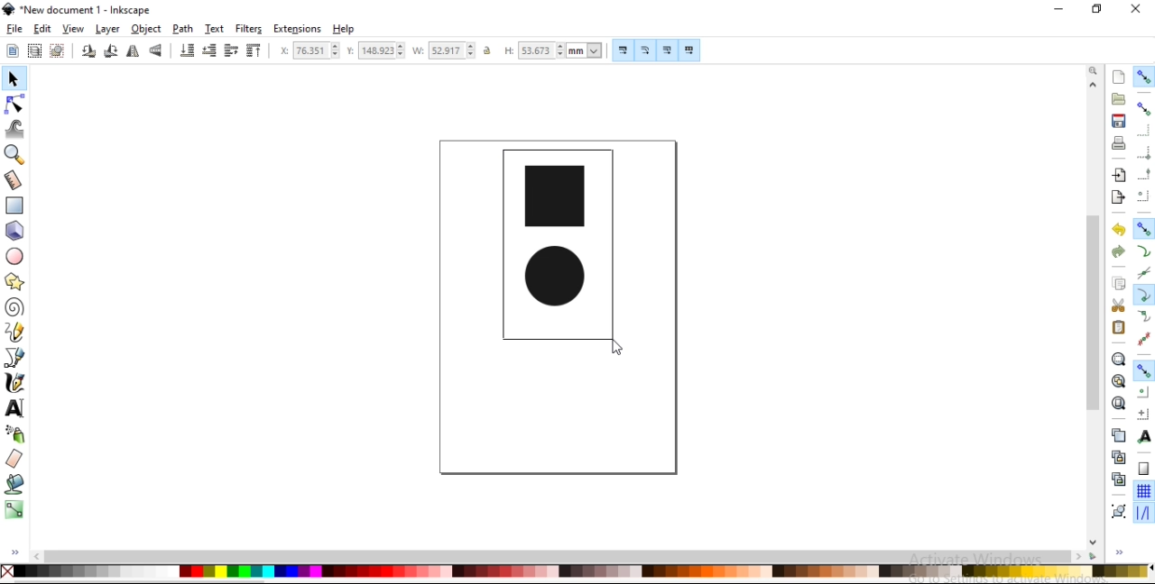  Describe the element at coordinates (1119, 403) in the screenshot. I see `zoom to fit page` at that location.